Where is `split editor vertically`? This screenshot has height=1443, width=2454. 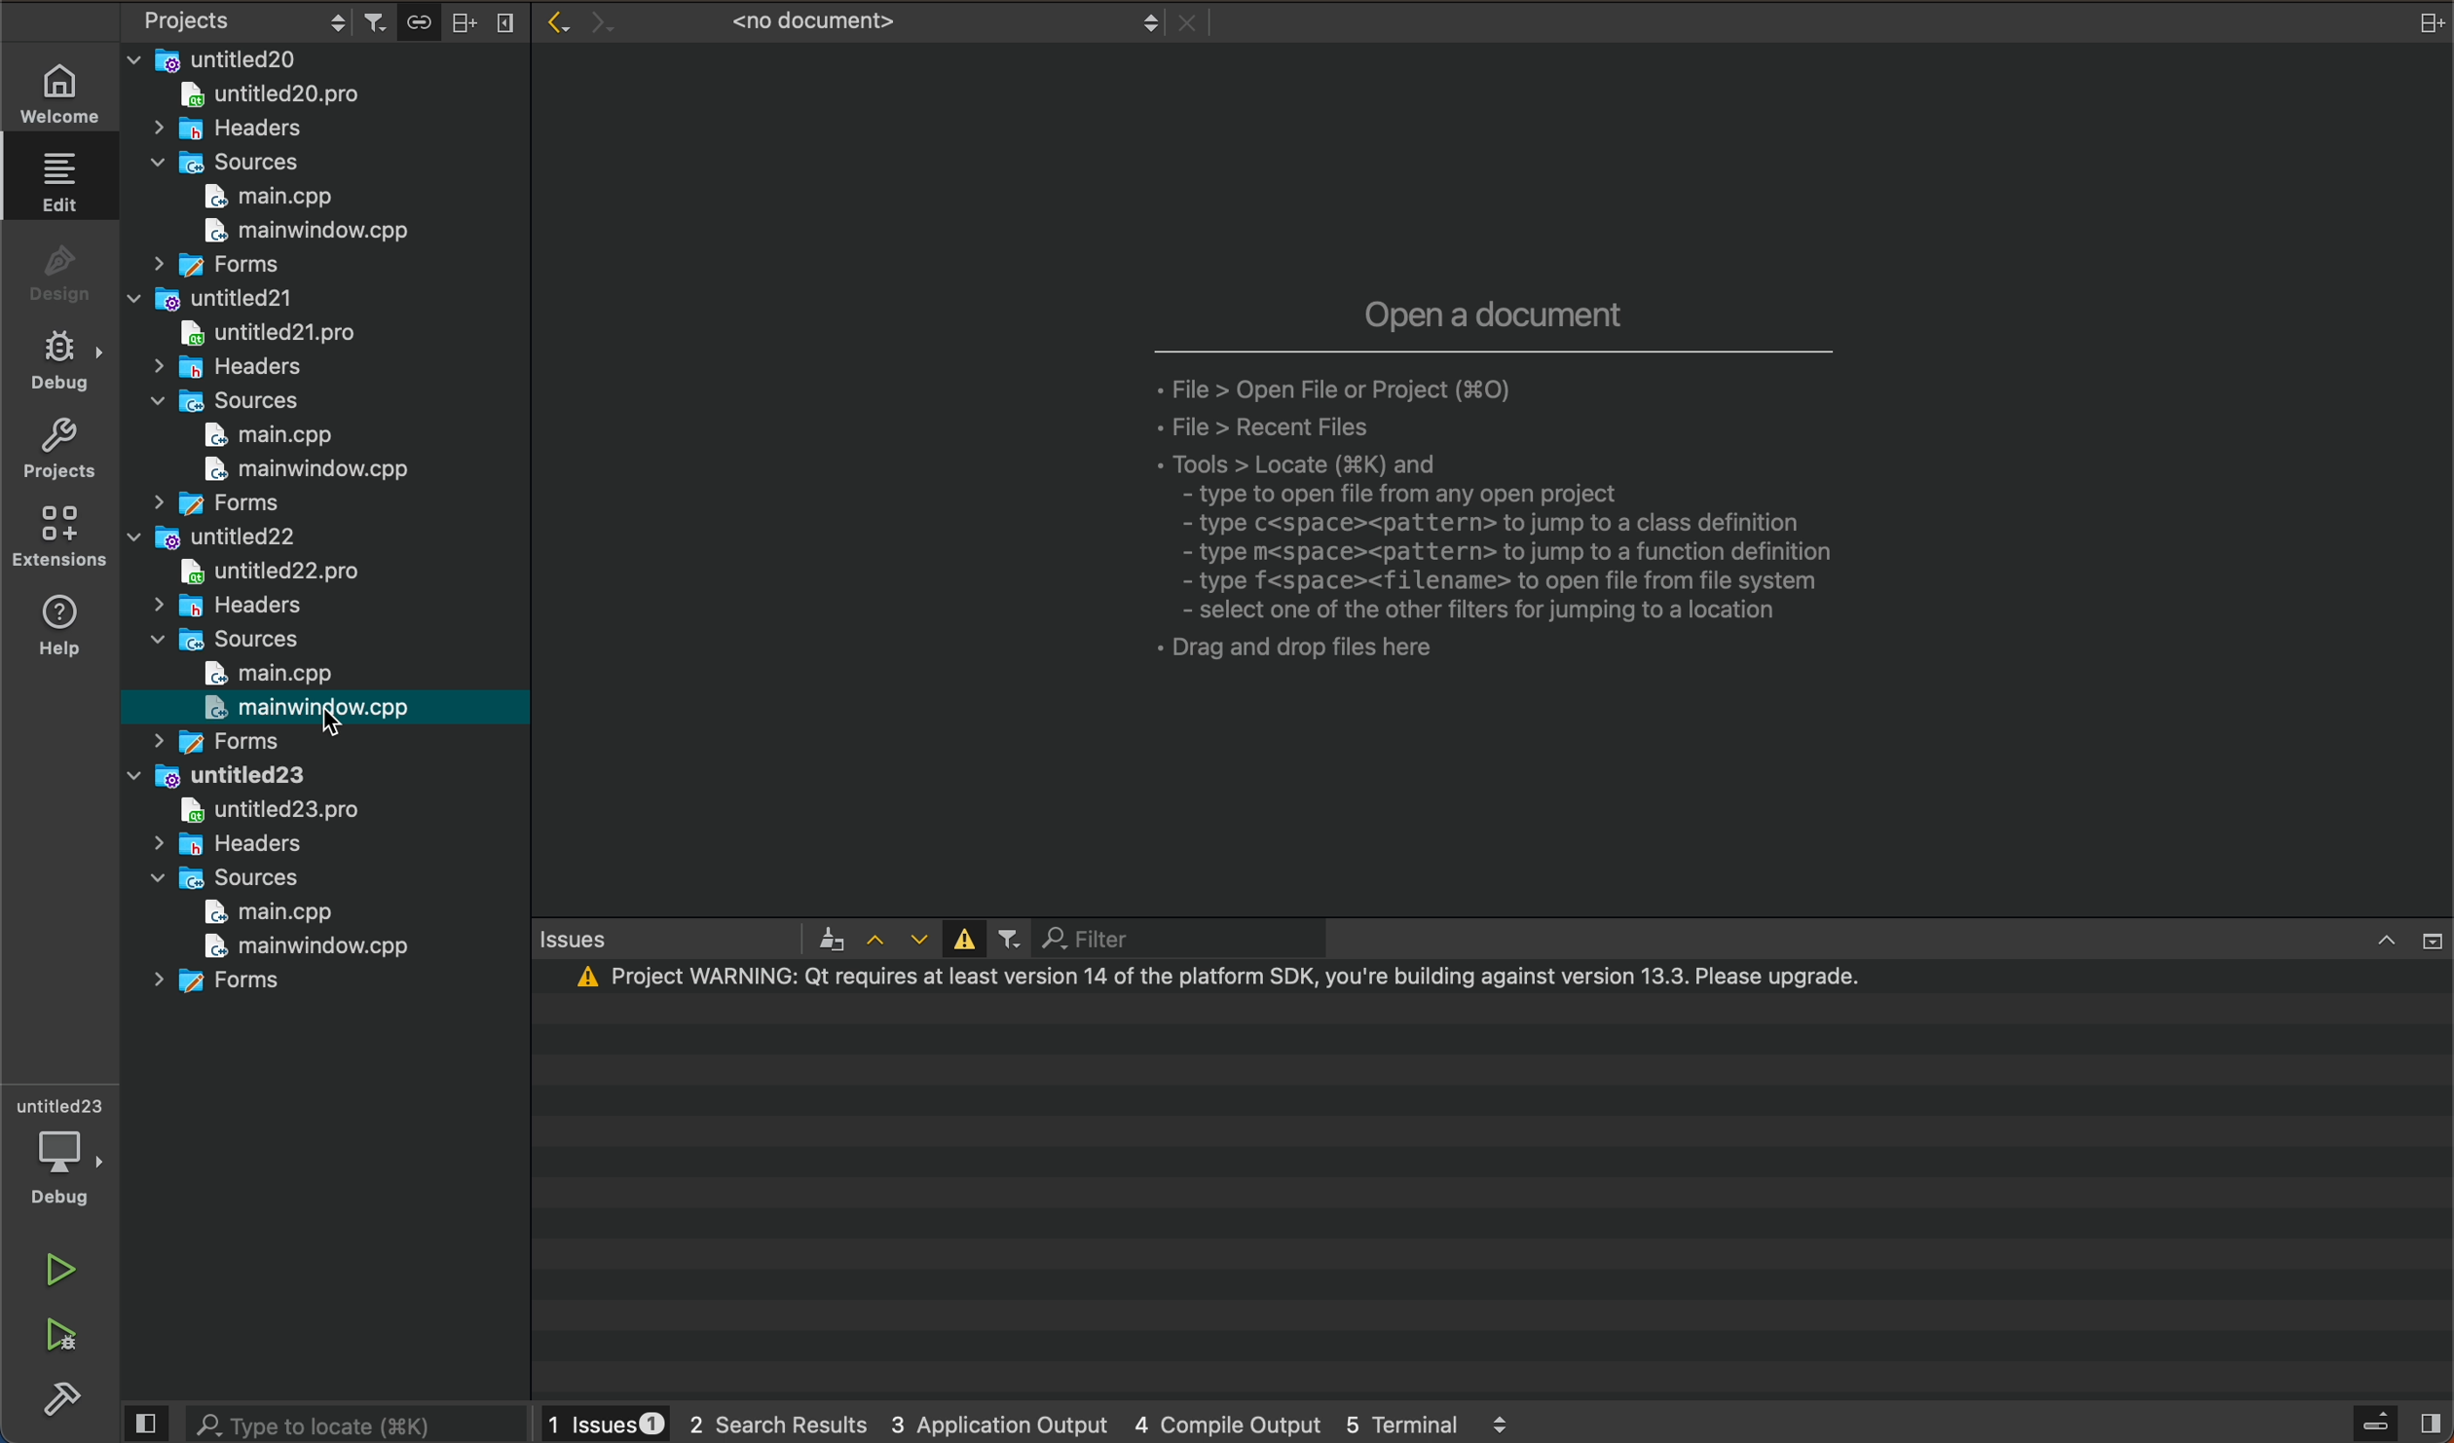
split editor vertically is located at coordinates (503, 18).